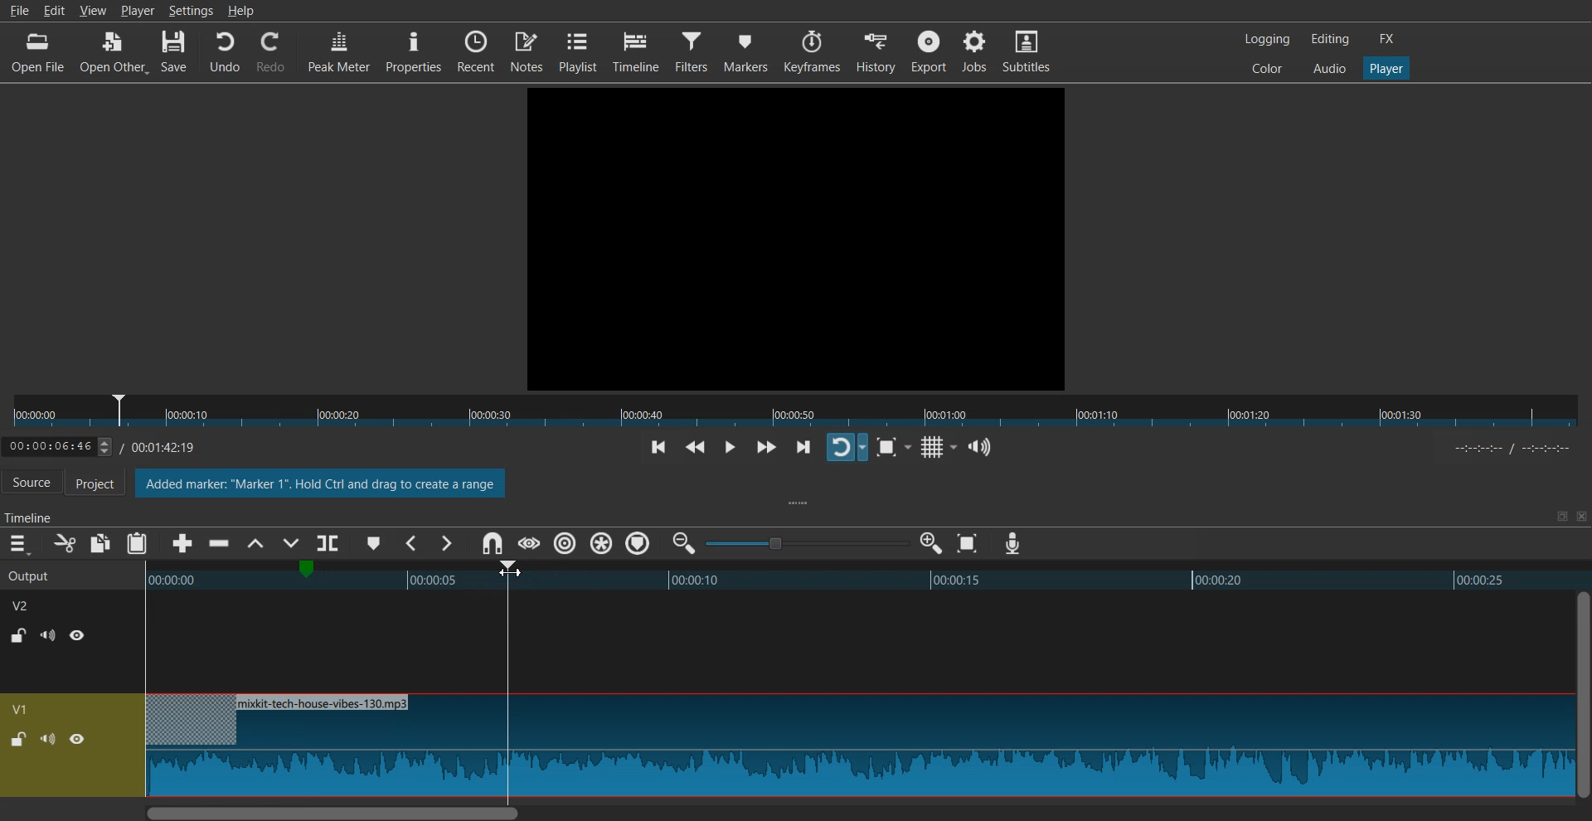  I want to click on Hide, so click(78, 634).